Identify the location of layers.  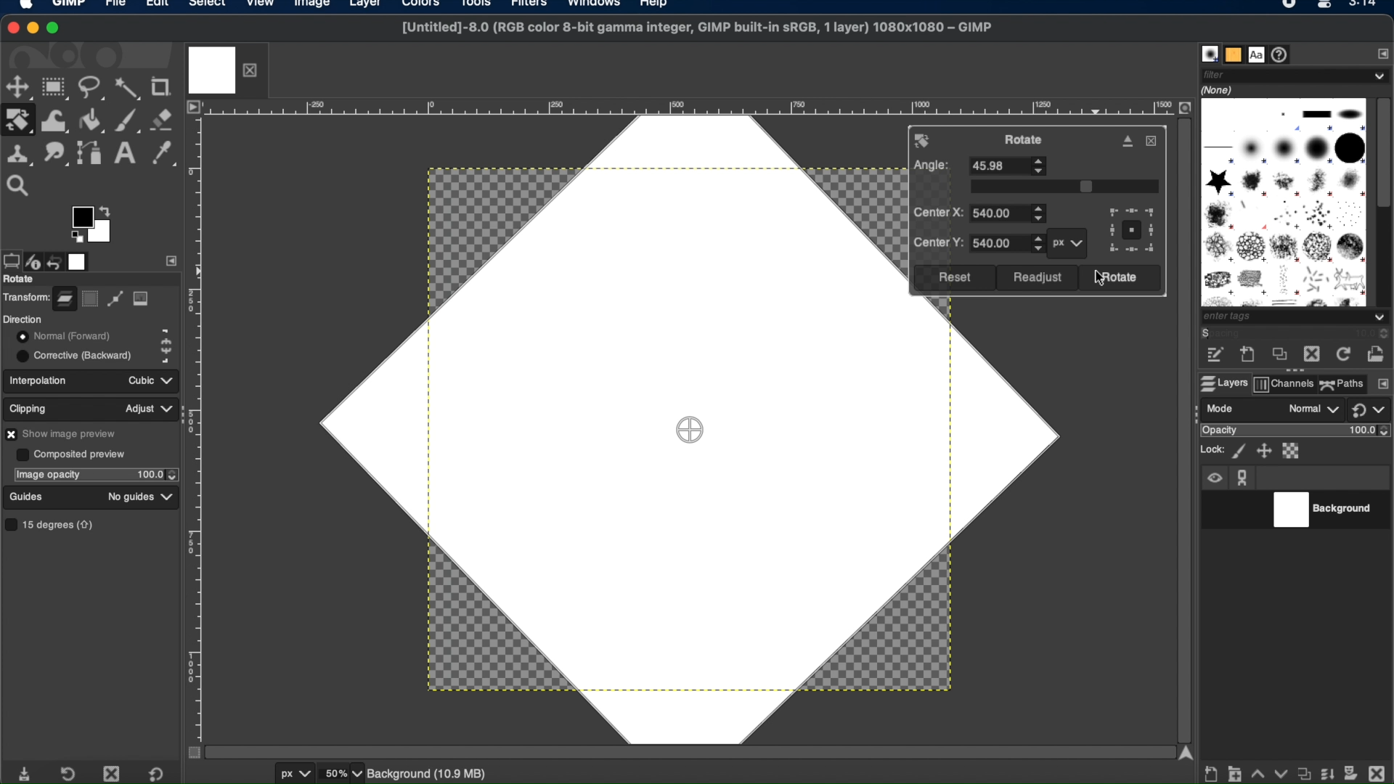
(1221, 383).